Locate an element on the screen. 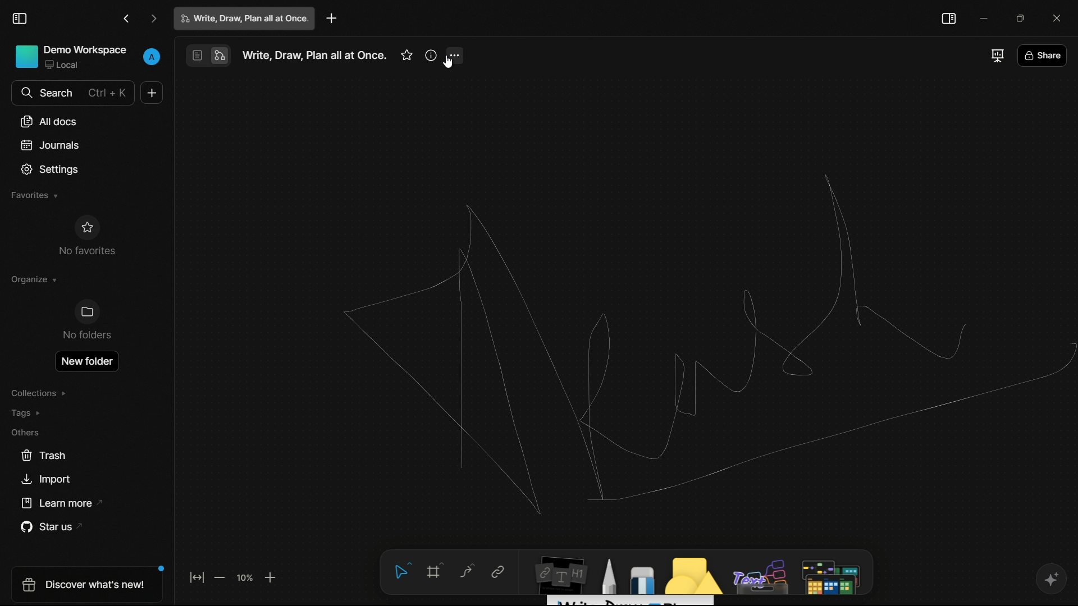 The image size is (1078, 606). Local is located at coordinates (70, 65).